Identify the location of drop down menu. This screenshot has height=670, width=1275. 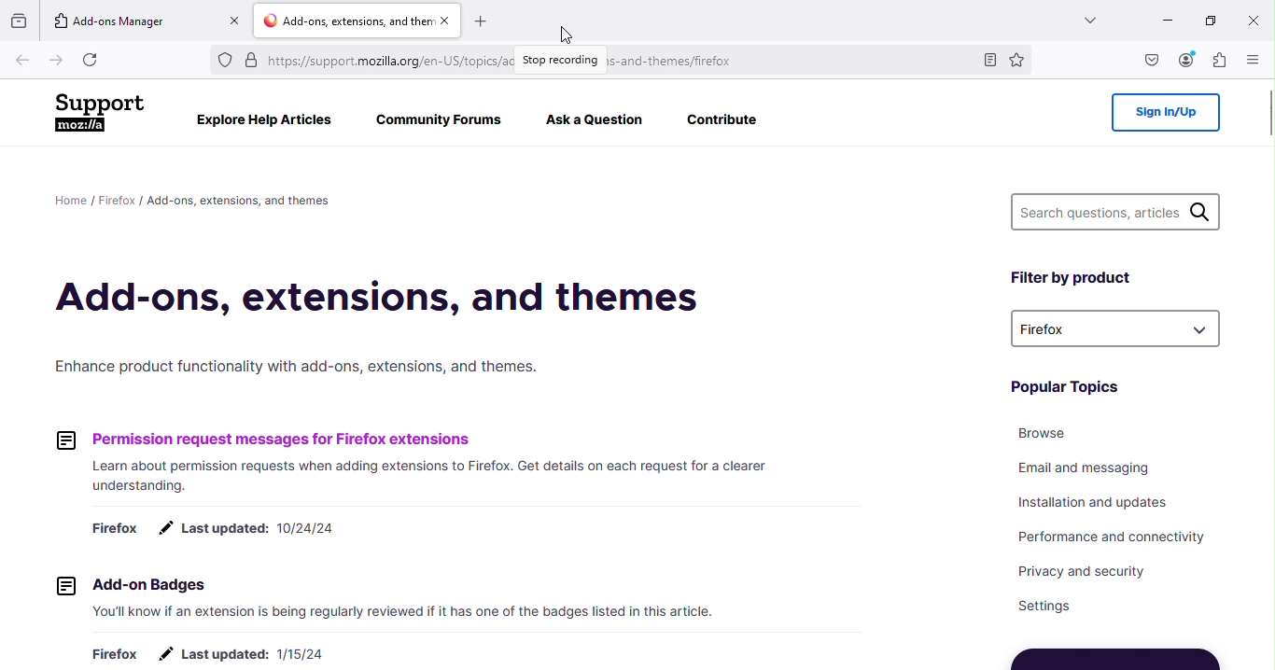
(1115, 328).